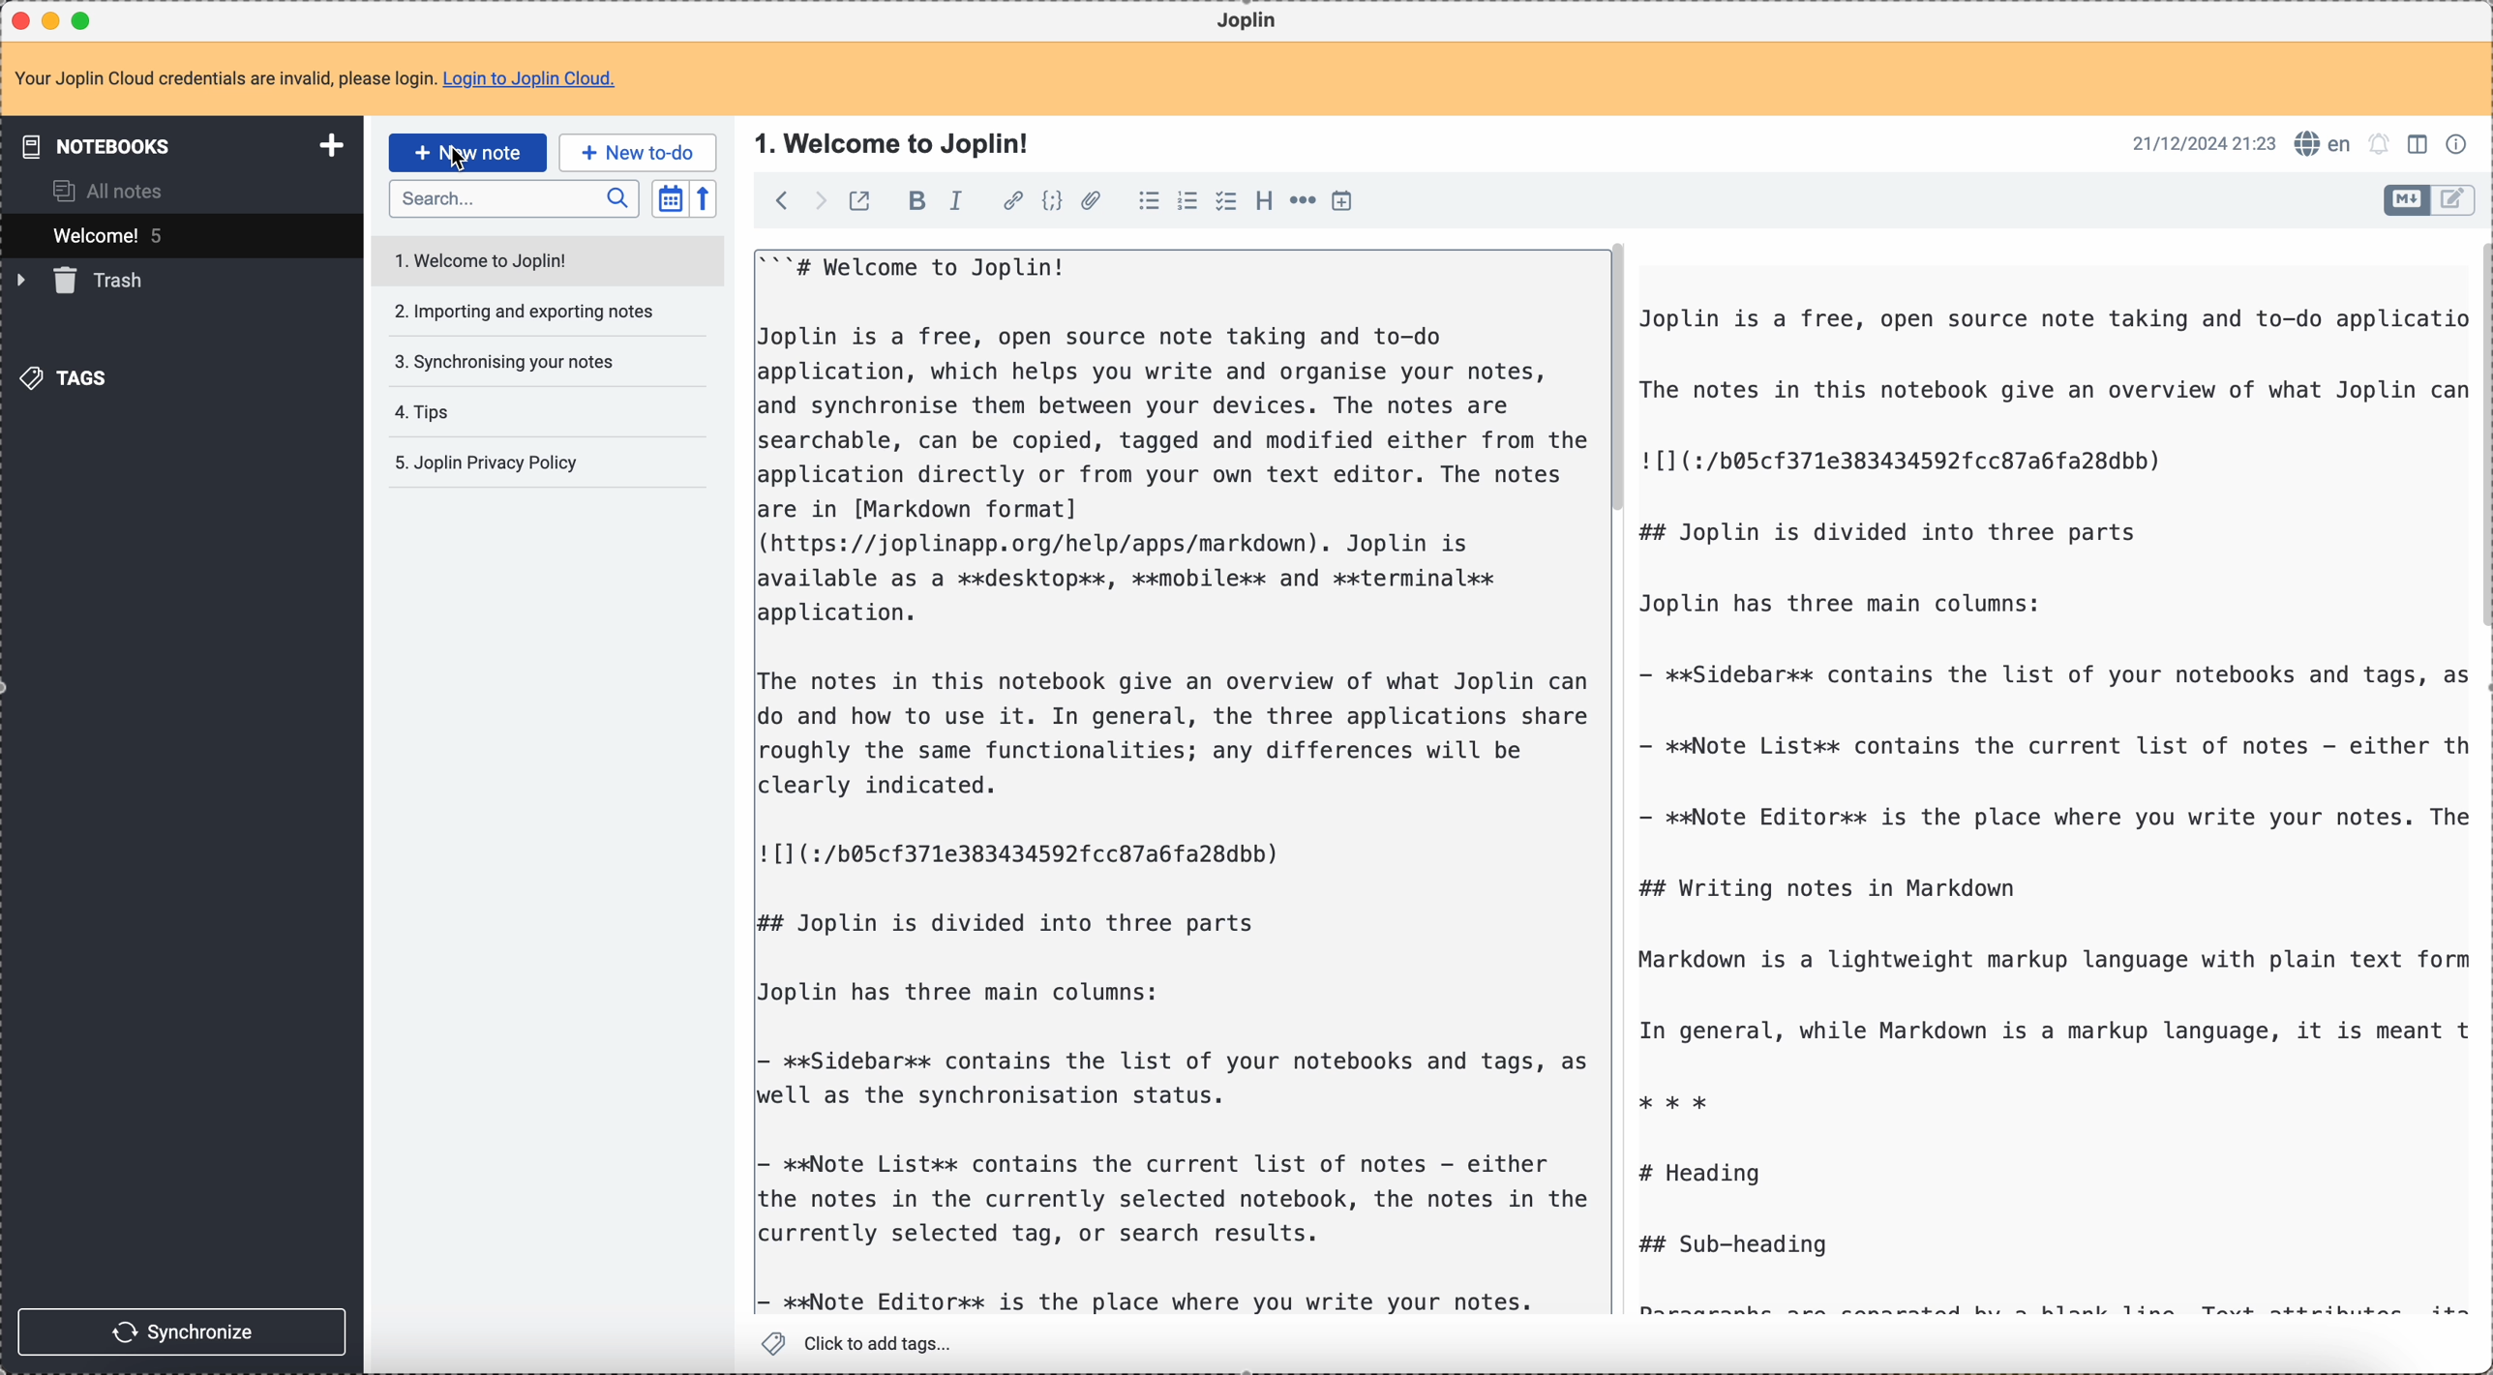 This screenshot has height=1375, width=2493. Describe the element at coordinates (2478, 437) in the screenshot. I see `scroll bar` at that location.